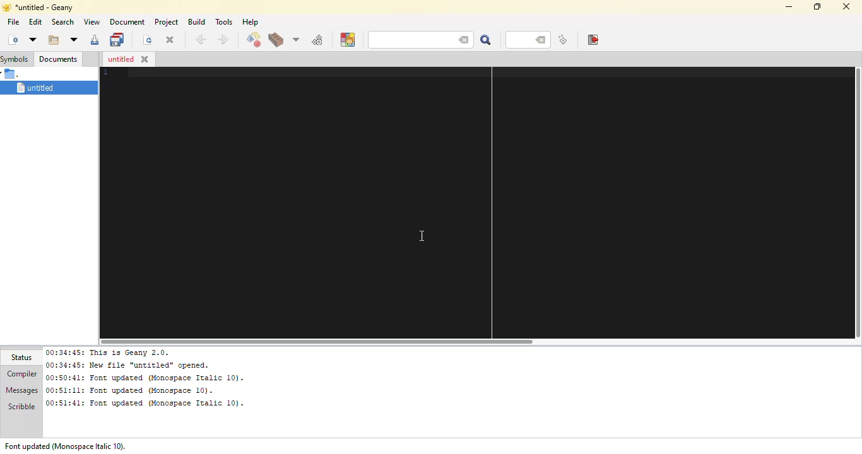 The width and height of the screenshot is (862, 454). I want to click on status, so click(24, 358).